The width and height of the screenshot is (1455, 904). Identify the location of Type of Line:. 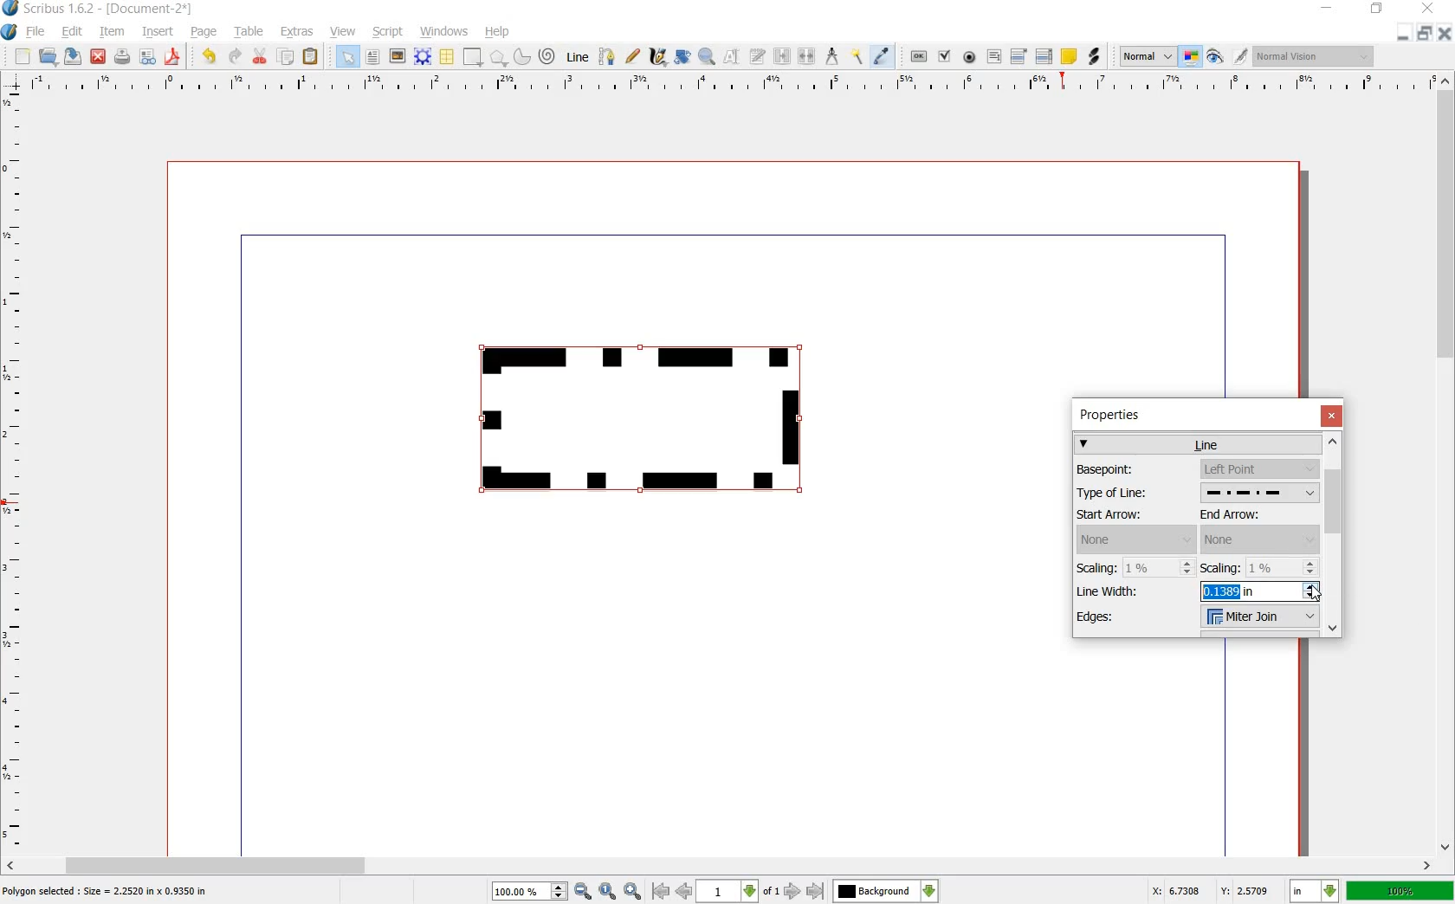
(1130, 494).